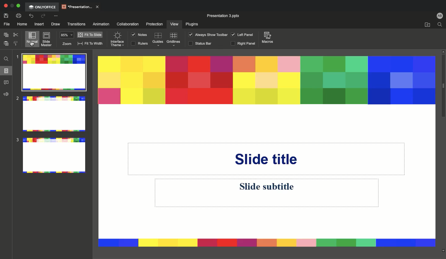 Image resolution: width=446 pixels, height=259 pixels. What do you see at coordinates (117, 40) in the screenshot?
I see `Interface theme` at bounding box center [117, 40].